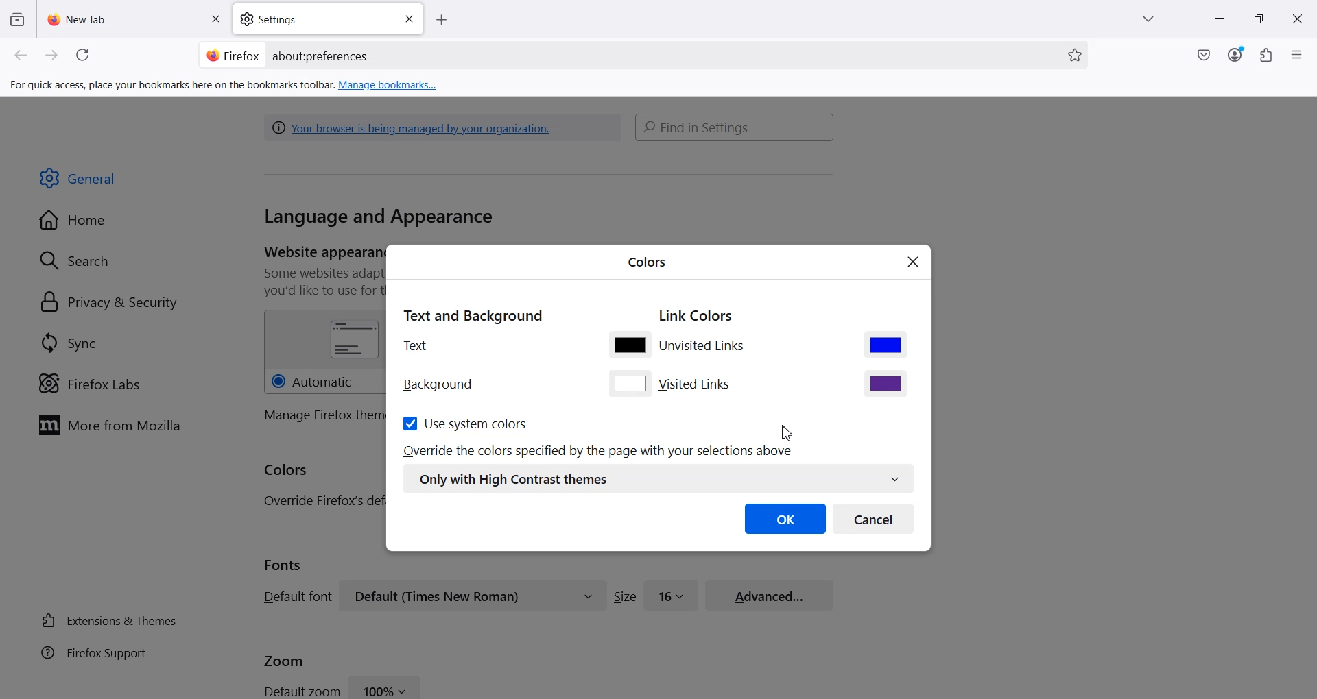 This screenshot has height=699, width=1317. I want to click on Close, so click(1297, 19).